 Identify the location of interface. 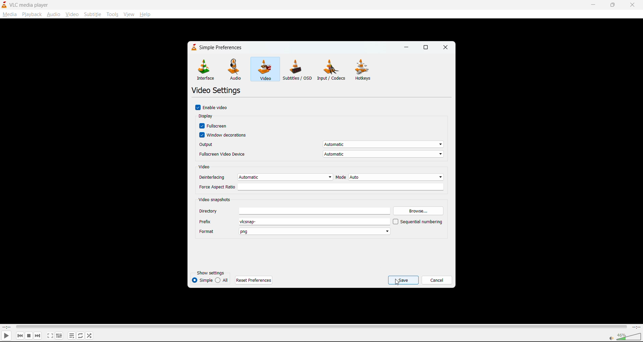
(205, 69).